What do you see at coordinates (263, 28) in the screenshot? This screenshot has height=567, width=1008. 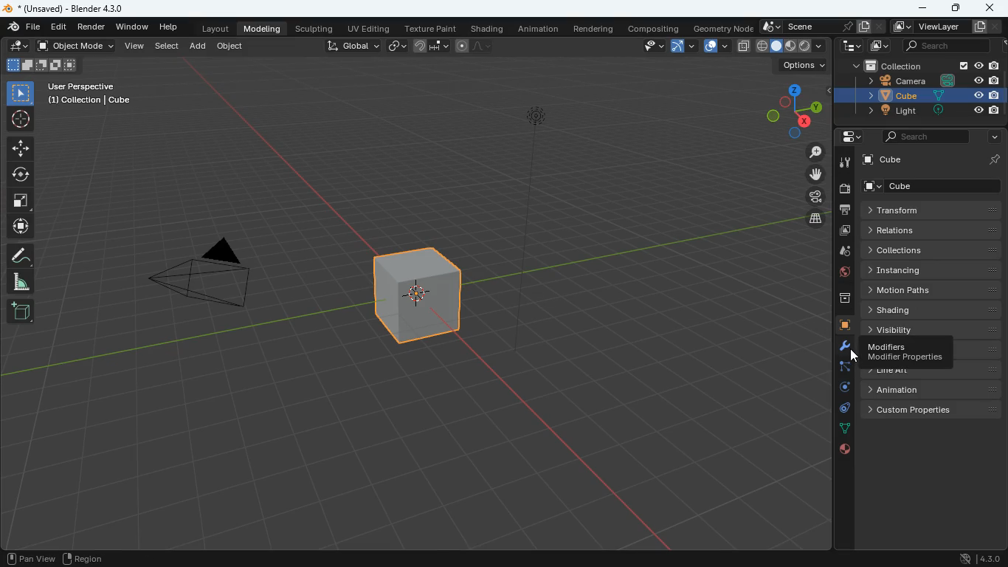 I see `modeling` at bounding box center [263, 28].